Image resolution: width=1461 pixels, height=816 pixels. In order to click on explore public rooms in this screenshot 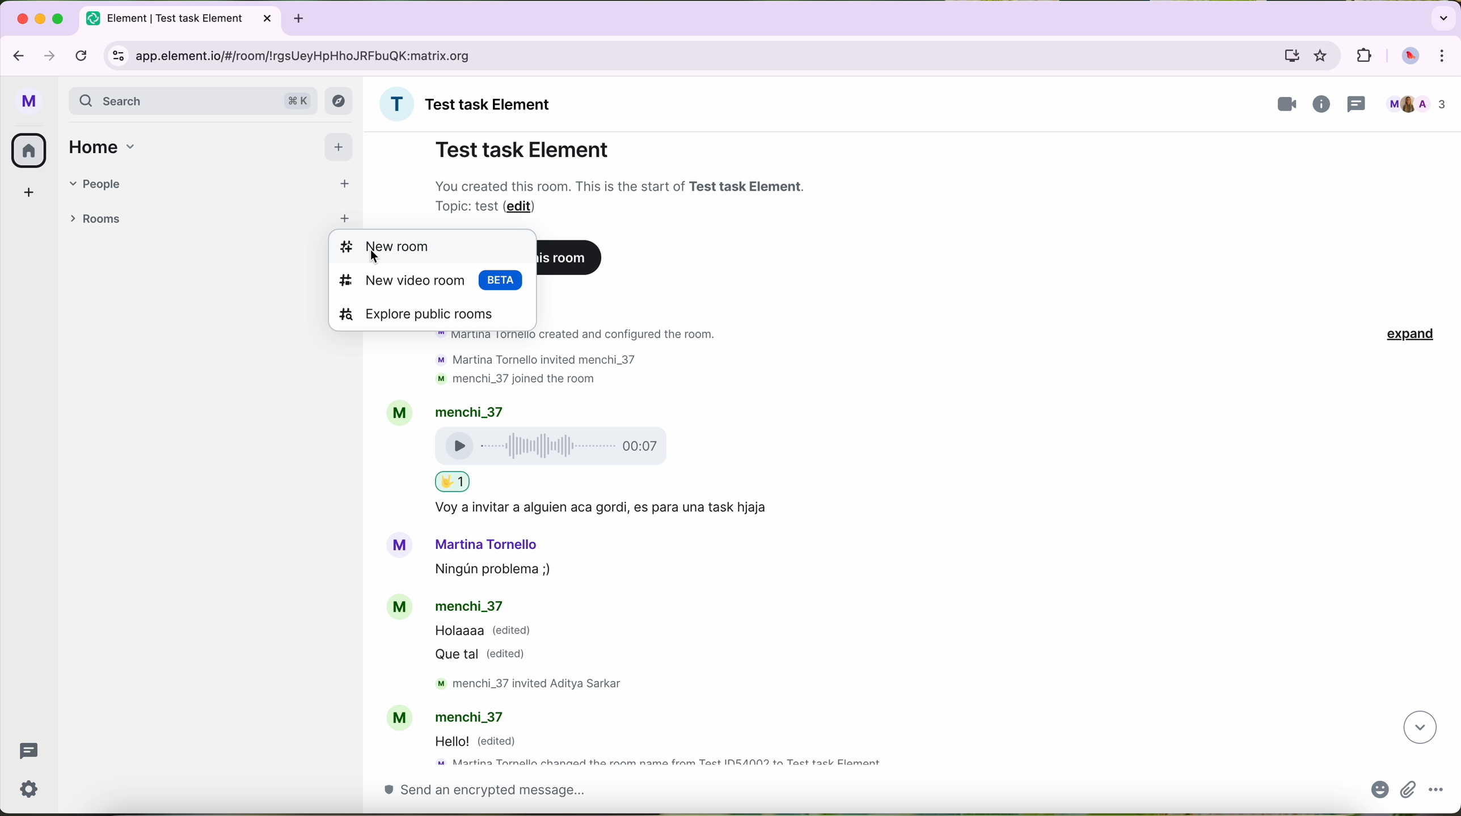, I will do `click(433, 316)`.